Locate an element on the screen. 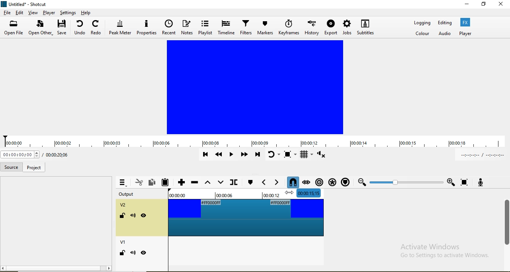 This screenshot has height=272, width=510. video preview is located at coordinates (256, 87).